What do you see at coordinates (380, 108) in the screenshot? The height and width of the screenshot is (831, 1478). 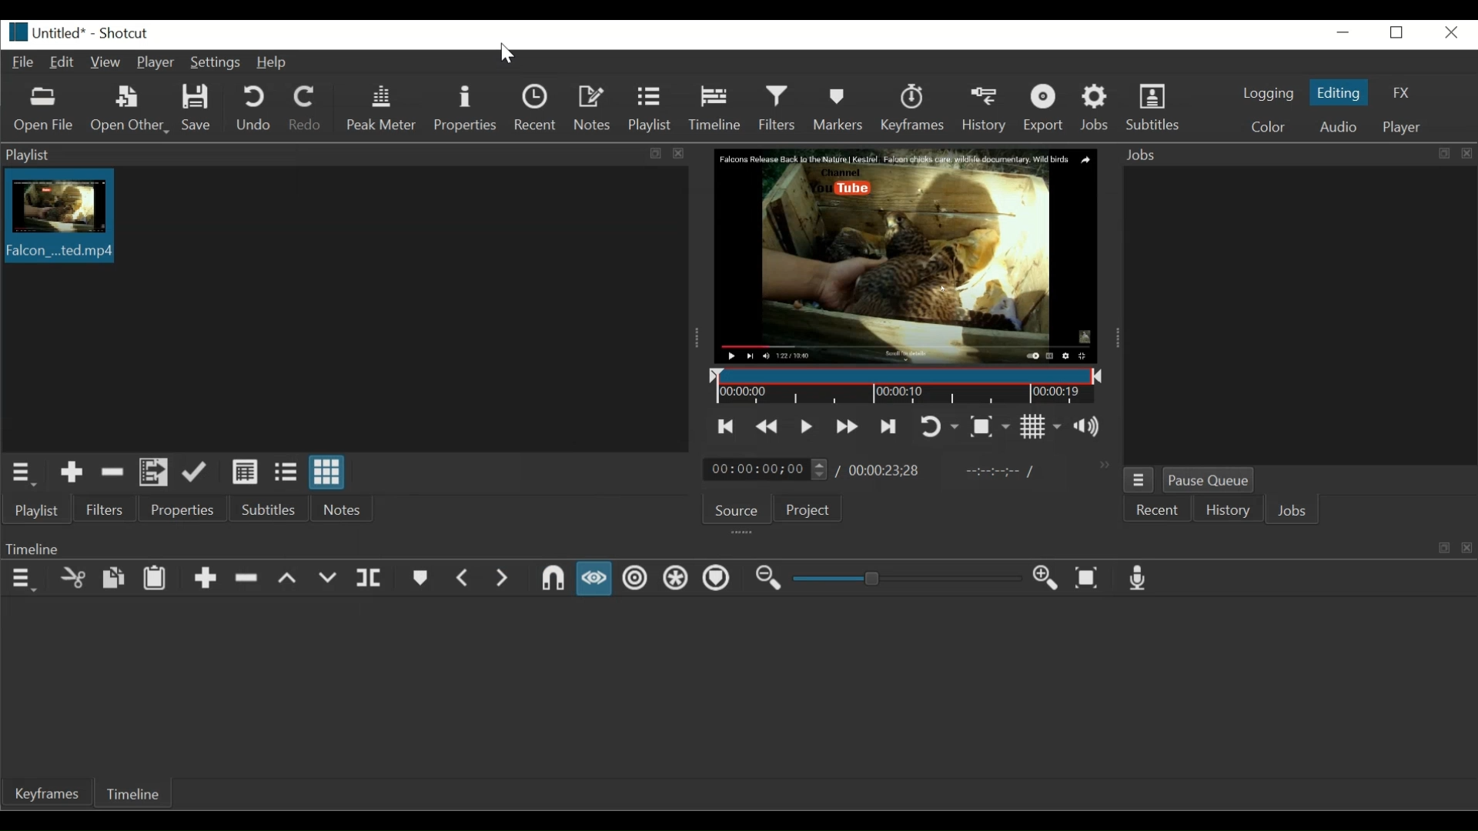 I see `Peak Meter` at bounding box center [380, 108].